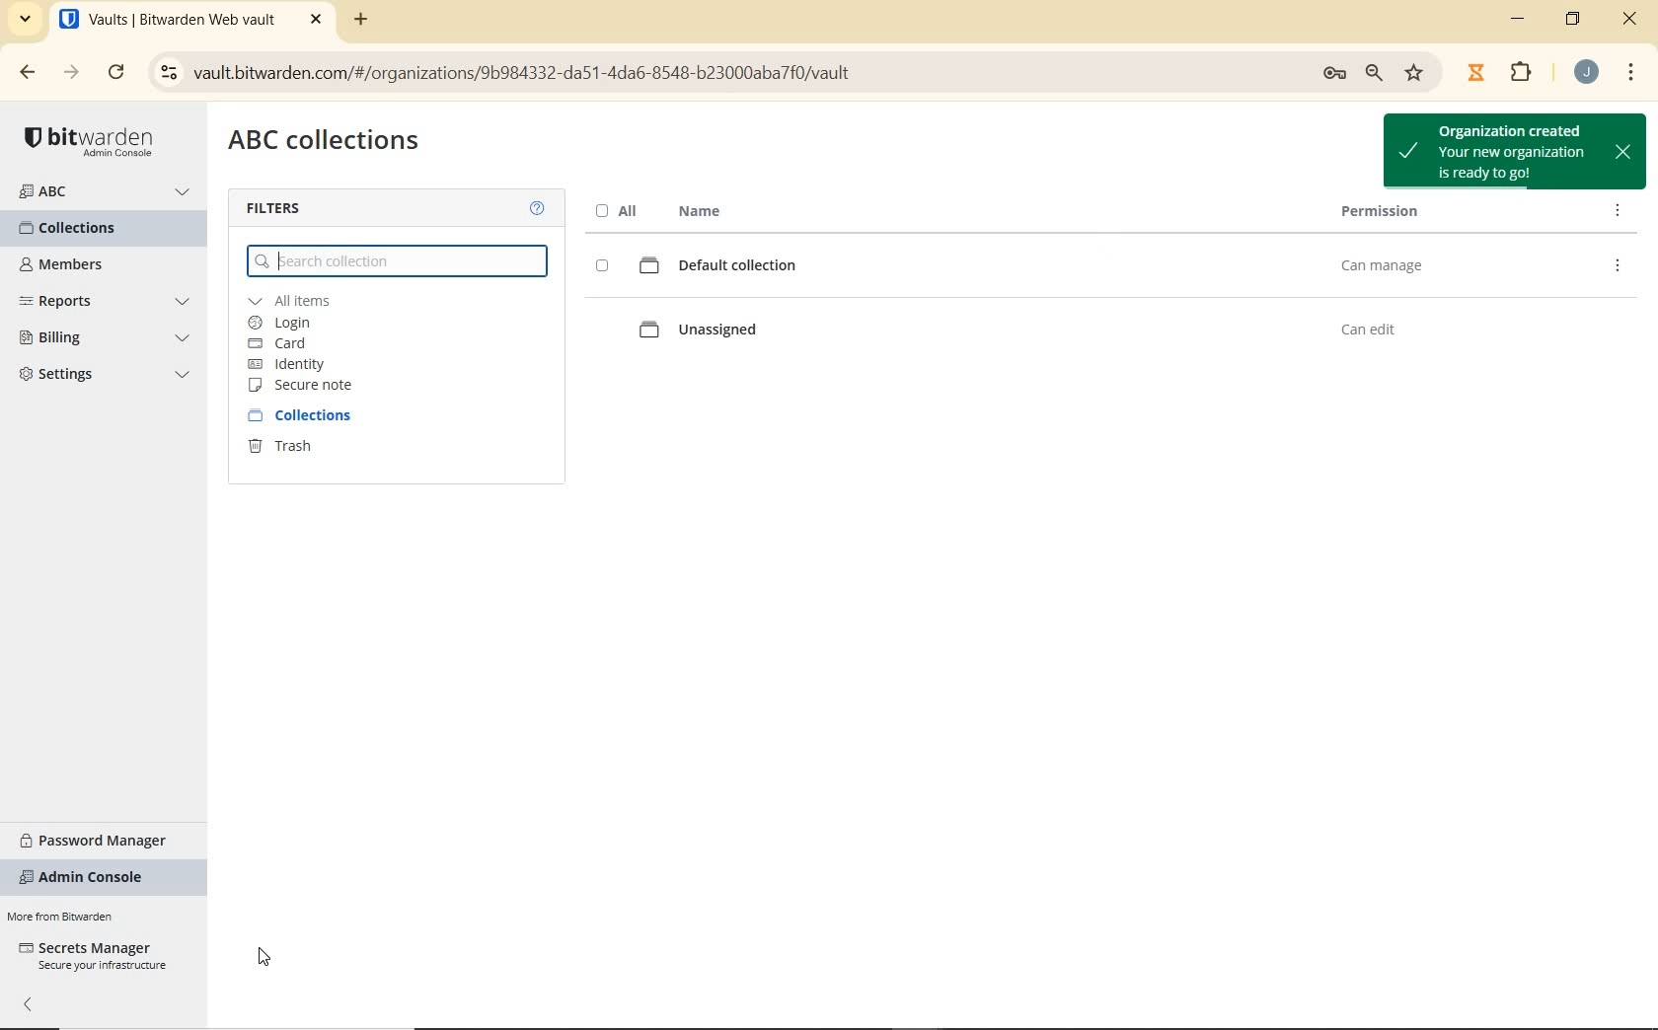  I want to click on minimize, so click(1521, 19).